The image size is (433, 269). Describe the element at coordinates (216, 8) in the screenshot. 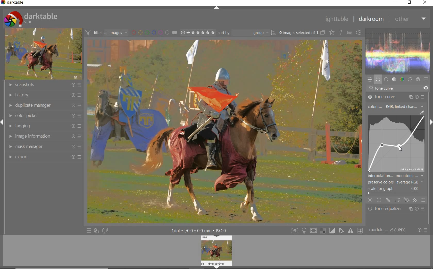

I see `expand/collapse` at that location.